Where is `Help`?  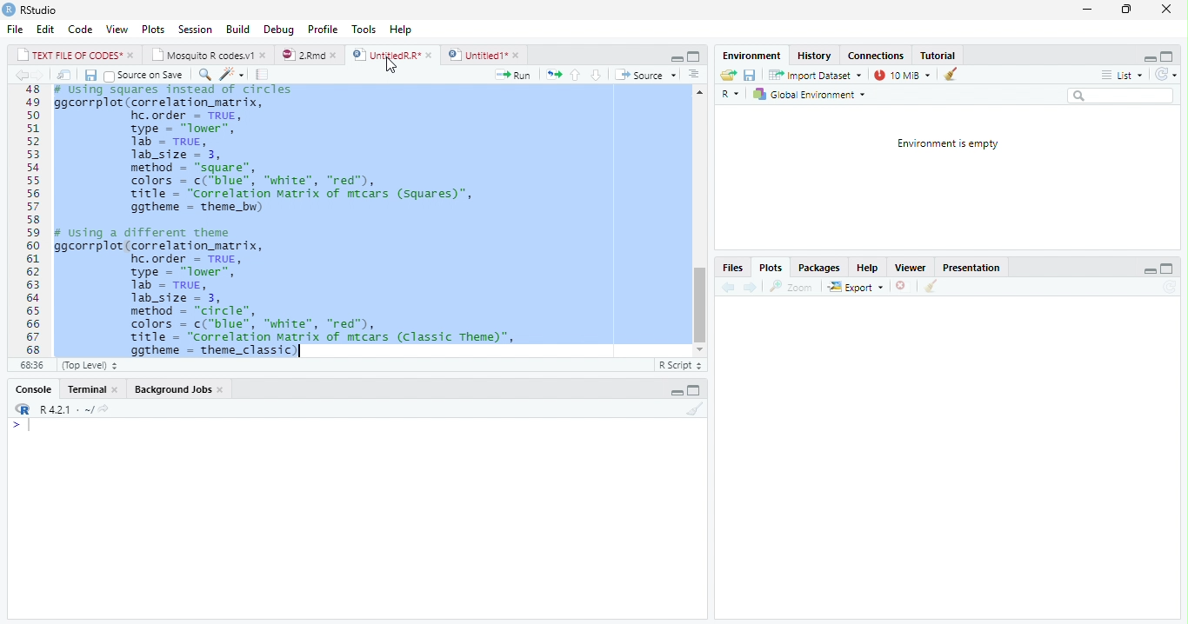
Help is located at coordinates (401, 28).